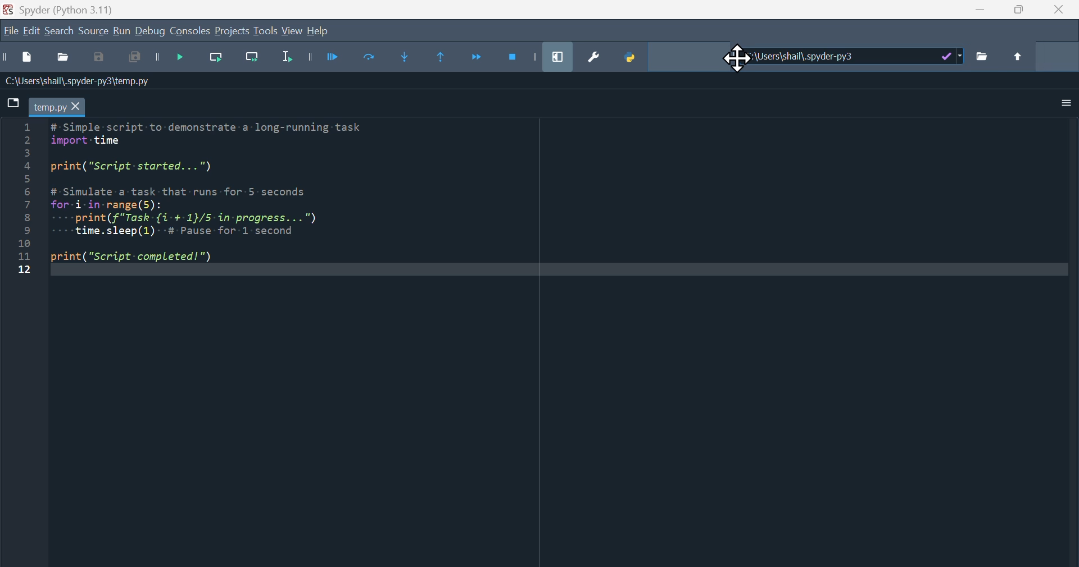 Image resolution: width=1079 pixels, height=567 pixels. What do you see at coordinates (152, 34) in the screenshot?
I see `Debug` at bounding box center [152, 34].